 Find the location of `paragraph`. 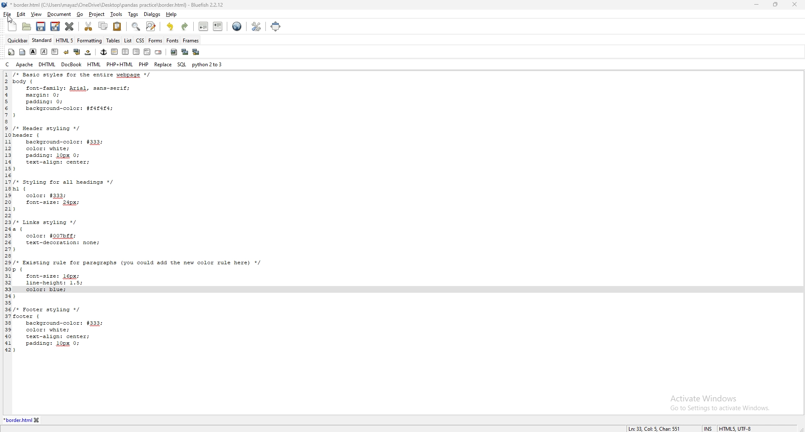

paragraph is located at coordinates (55, 52).